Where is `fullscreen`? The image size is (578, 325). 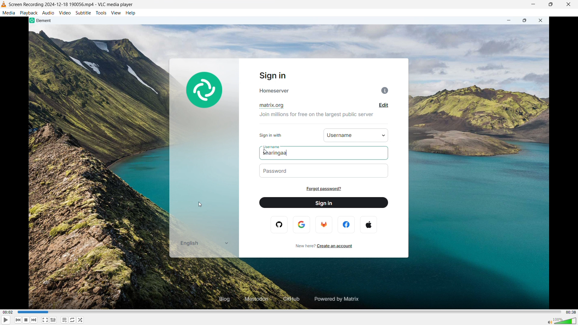 fullscreen is located at coordinates (45, 320).